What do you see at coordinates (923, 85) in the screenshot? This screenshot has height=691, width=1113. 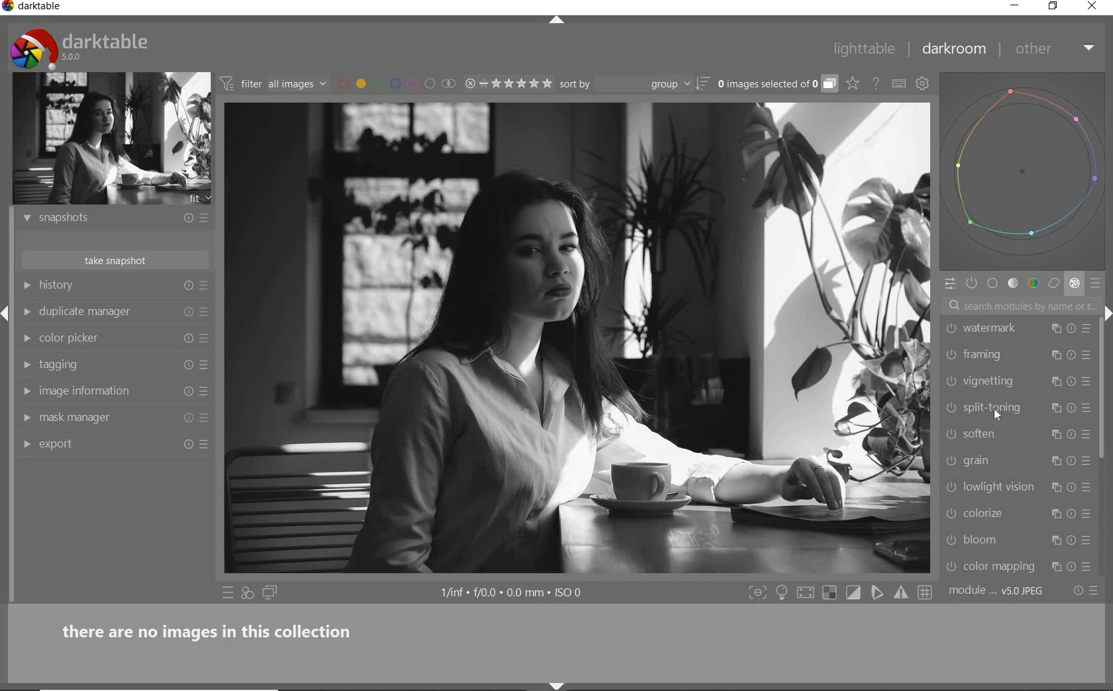 I see `show global preferences` at bounding box center [923, 85].